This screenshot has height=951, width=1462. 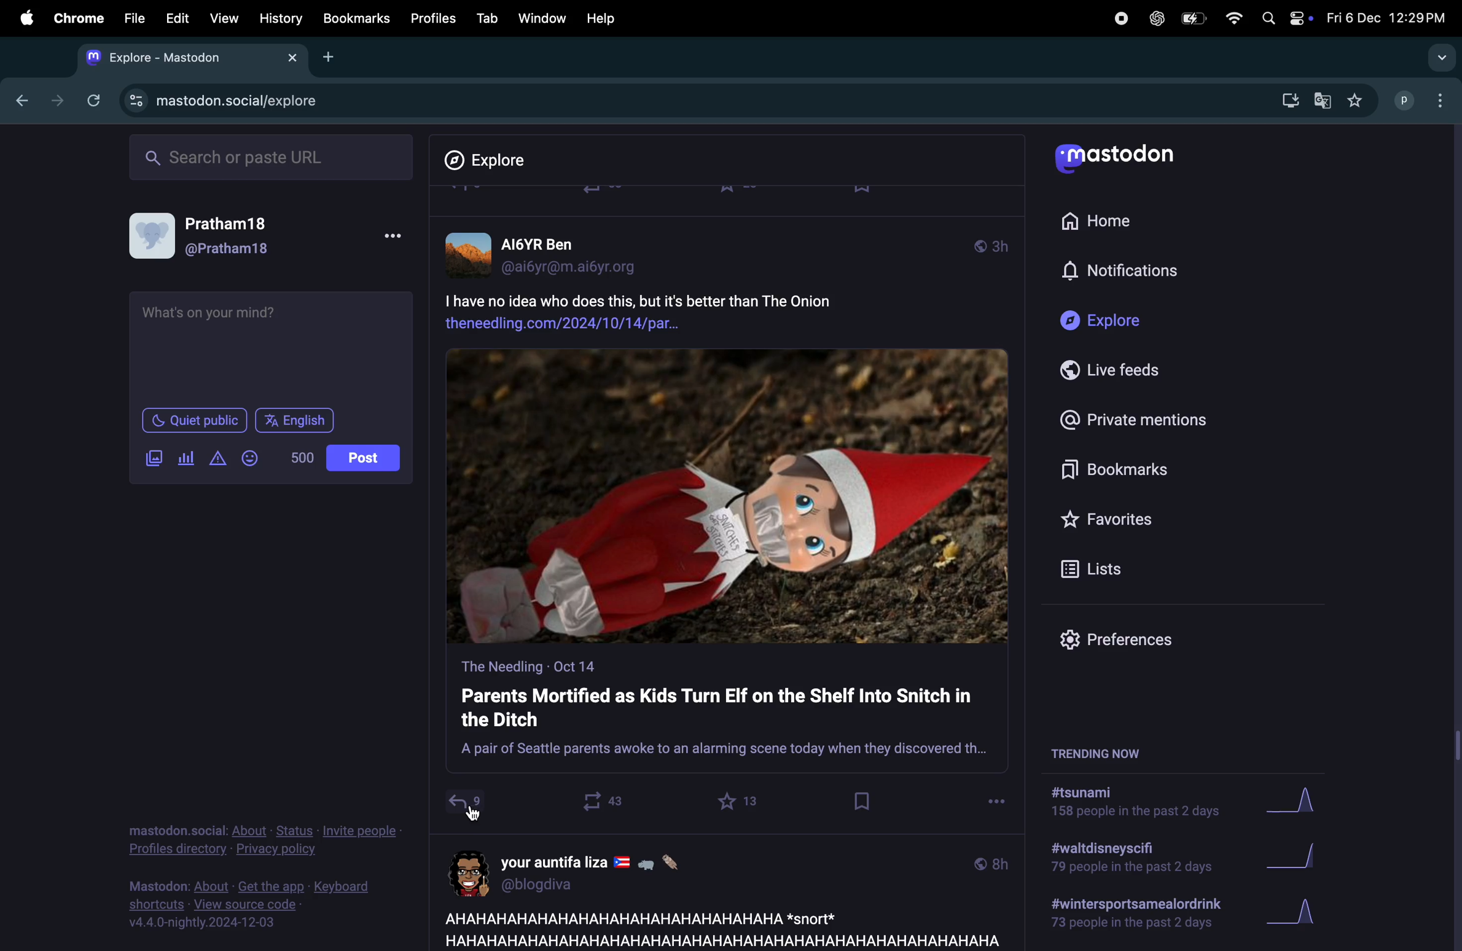 I want to click on graph, so click(x=1293, y=916).